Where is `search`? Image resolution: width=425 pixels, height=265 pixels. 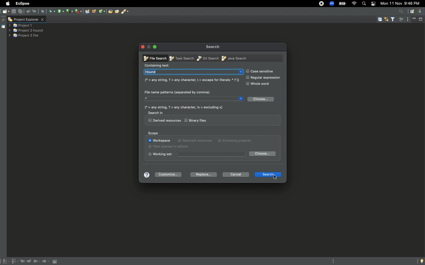
search is located at coordinates (365, 4).